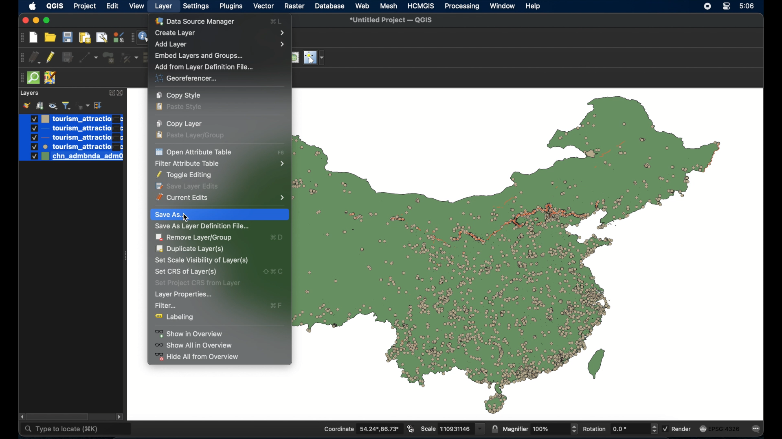  Describe the element at coordinates (708, 6) in the screenshot. I see `screen recorder` at that location.